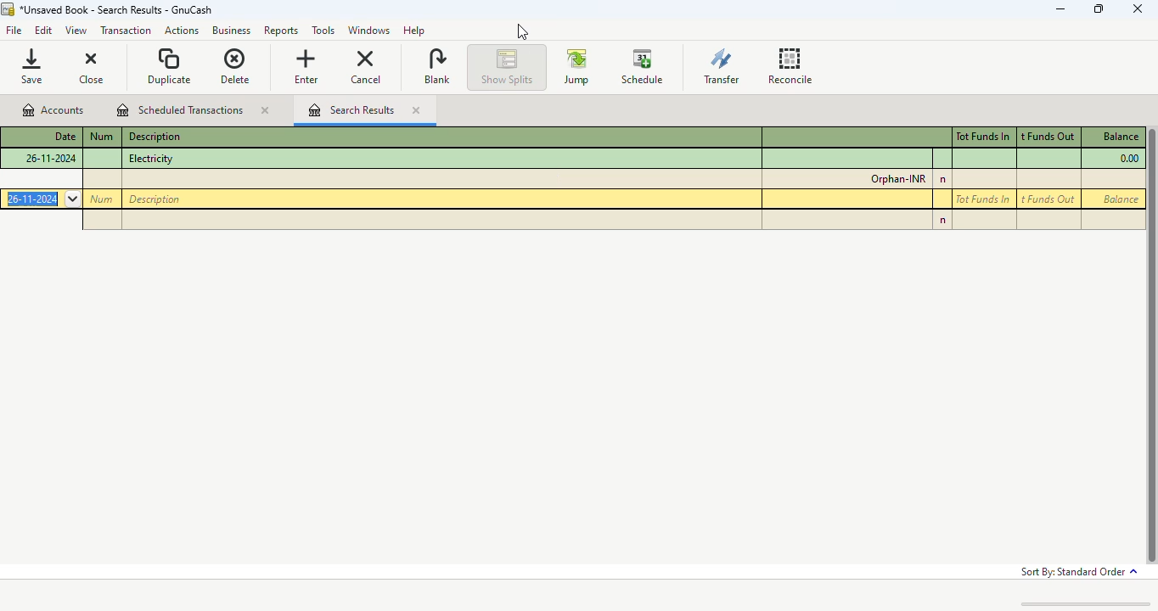 The width and height of the screenshot is (1158, 611). Describe the element at coordinates (1138, 8) in the screenshot. I see `close` at that location.